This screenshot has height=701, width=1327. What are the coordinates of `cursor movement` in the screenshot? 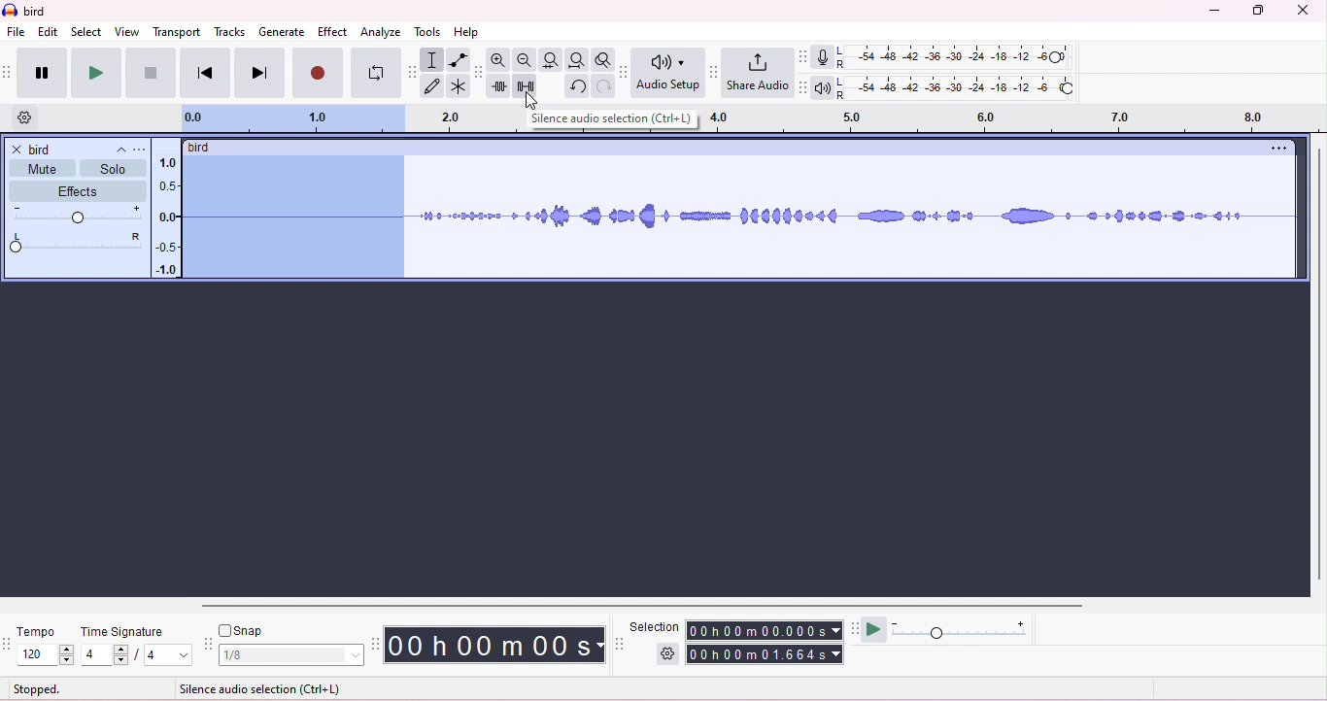 It's located at (534, 99).